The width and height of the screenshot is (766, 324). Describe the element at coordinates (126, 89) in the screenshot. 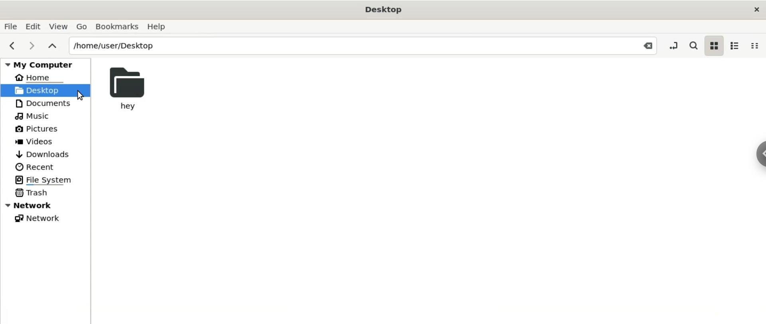

I see `hey` at that location.